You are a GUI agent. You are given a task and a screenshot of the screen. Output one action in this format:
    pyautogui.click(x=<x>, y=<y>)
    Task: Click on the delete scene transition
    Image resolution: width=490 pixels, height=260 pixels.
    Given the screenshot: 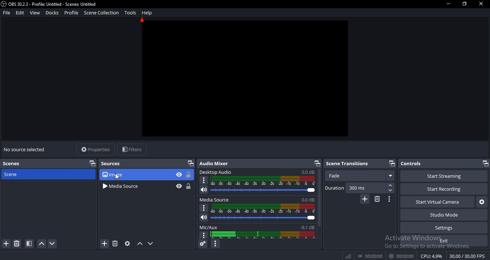 What is the action you would take?
    pyautogui.click(x=376, y=199)
    